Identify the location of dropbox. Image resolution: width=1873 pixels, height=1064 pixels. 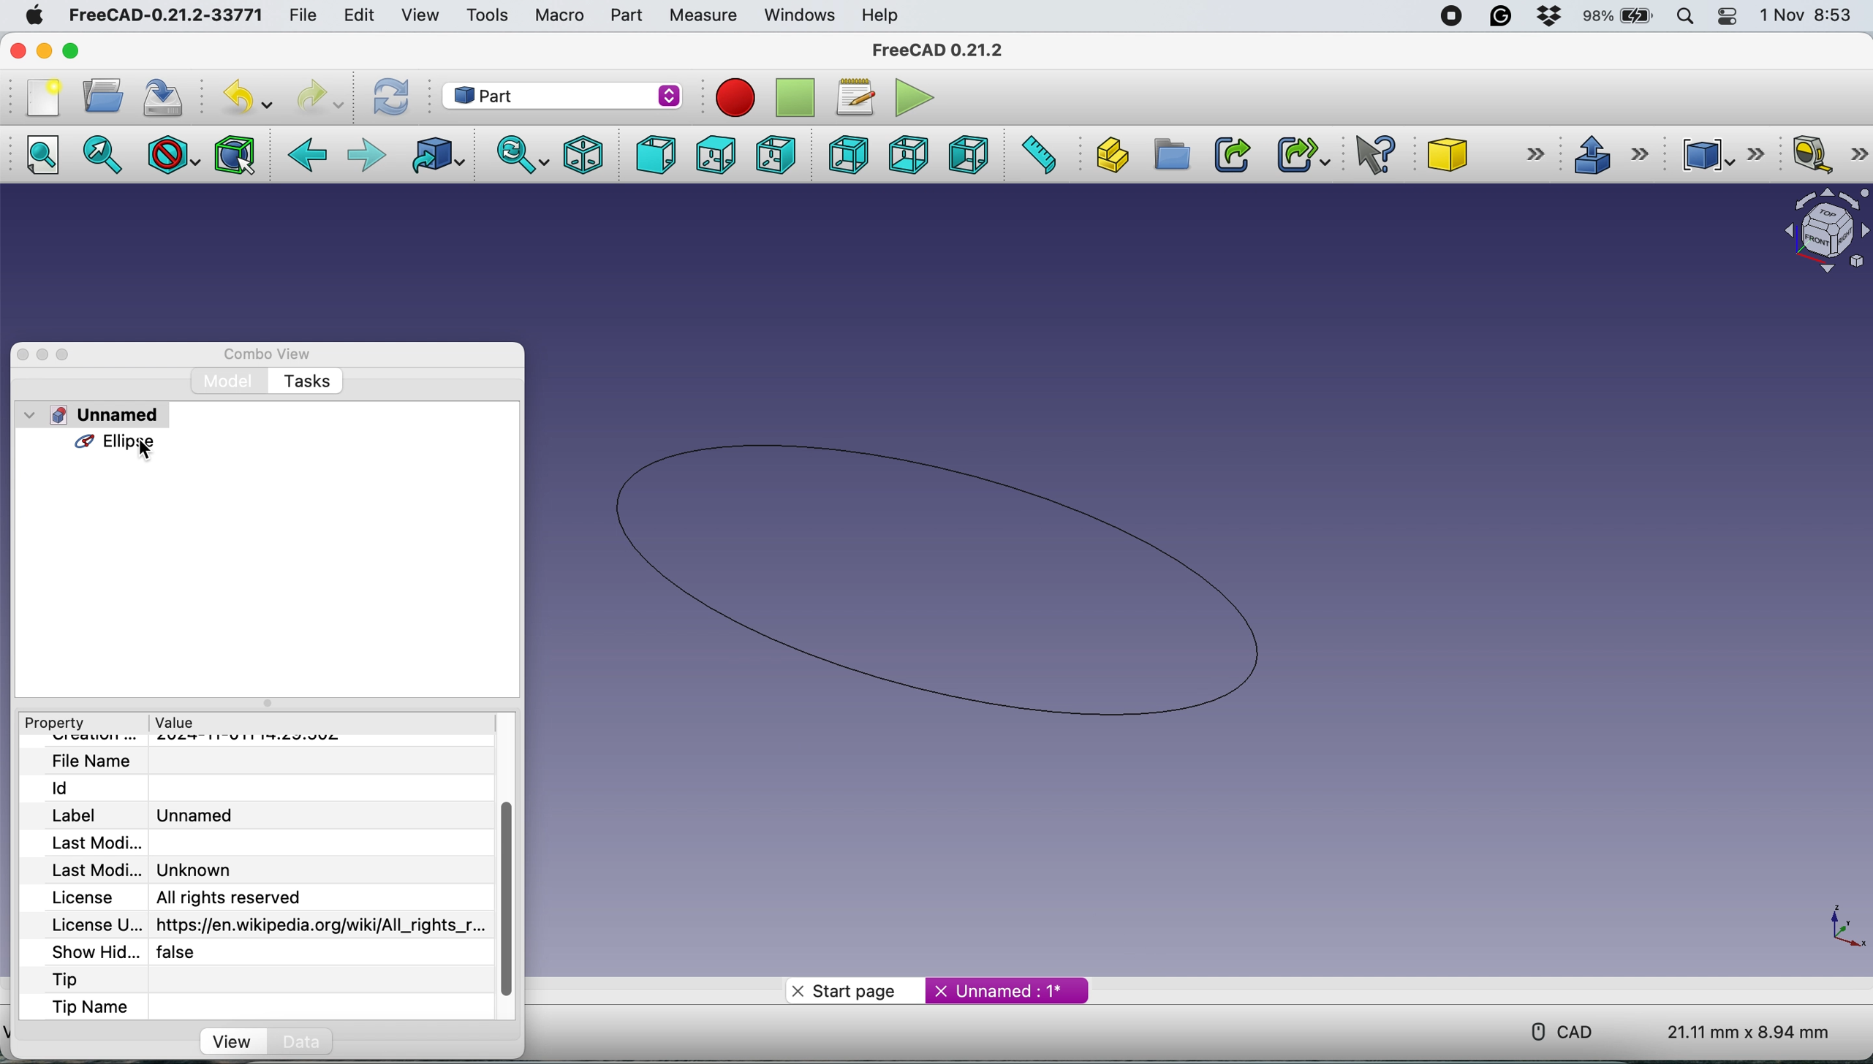
(1551, 17).